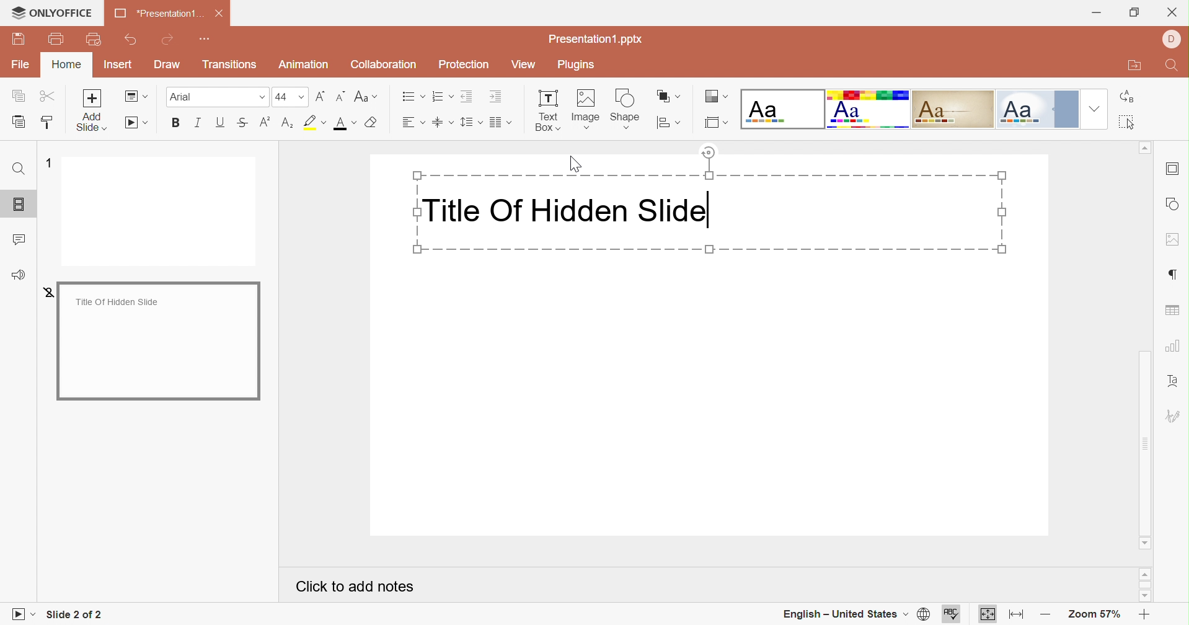  I want to click on add slide with theme, so click(92, 122).